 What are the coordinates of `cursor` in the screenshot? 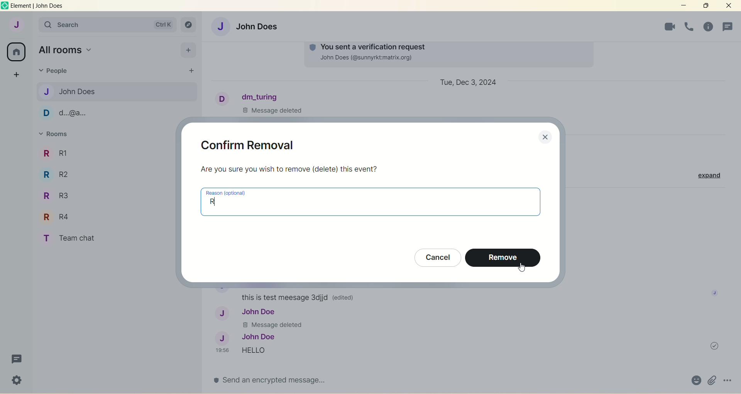 It's located at (524, 268).